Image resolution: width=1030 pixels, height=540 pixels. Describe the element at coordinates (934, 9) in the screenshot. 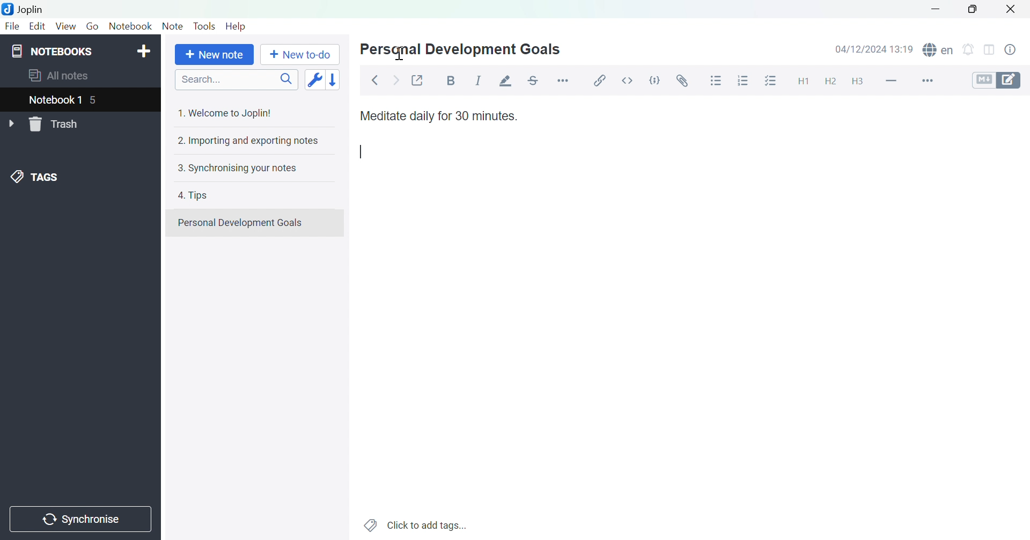

I see `Minimize` at that location.